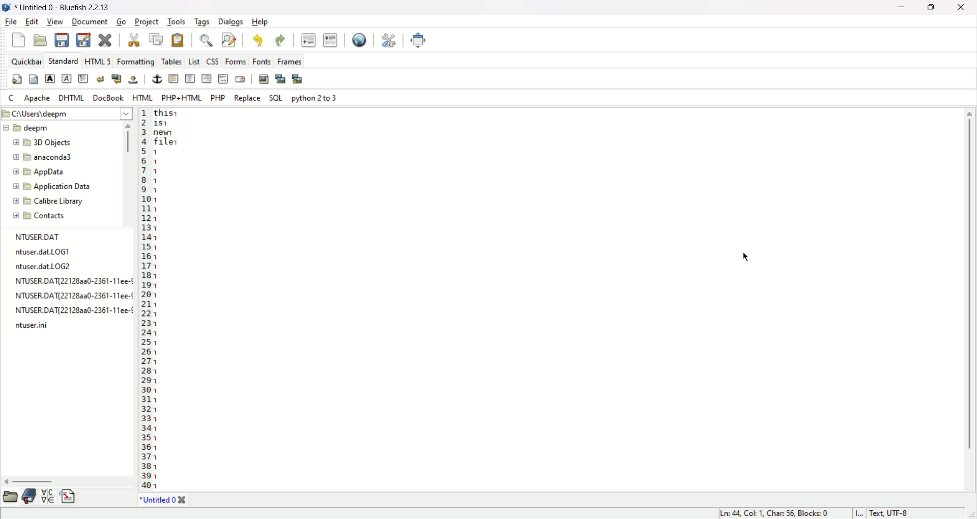  What do you see at coordinates (142, 98) in the screenshot?
I see `HTML` at bounding box center [142, 98].